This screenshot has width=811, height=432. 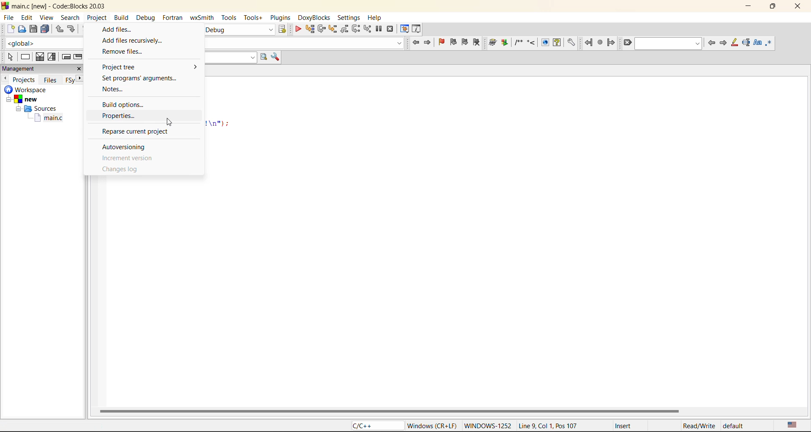 What do you see at coordinates (128, 159) in the screenshot?
I see `increment version` at bounding box center [128, 159].